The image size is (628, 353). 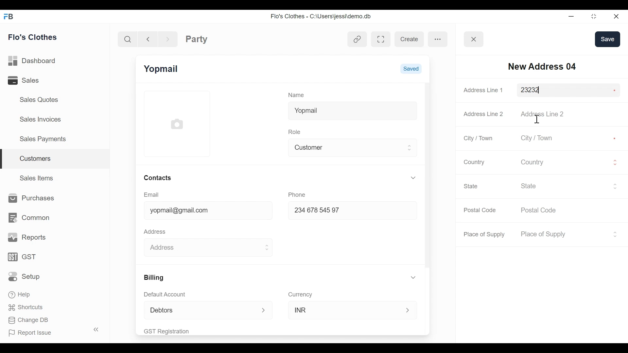 What do you see at coordinates (615, 234) in the screenshot?
I see `Expand` at bounding box center [615, 234].